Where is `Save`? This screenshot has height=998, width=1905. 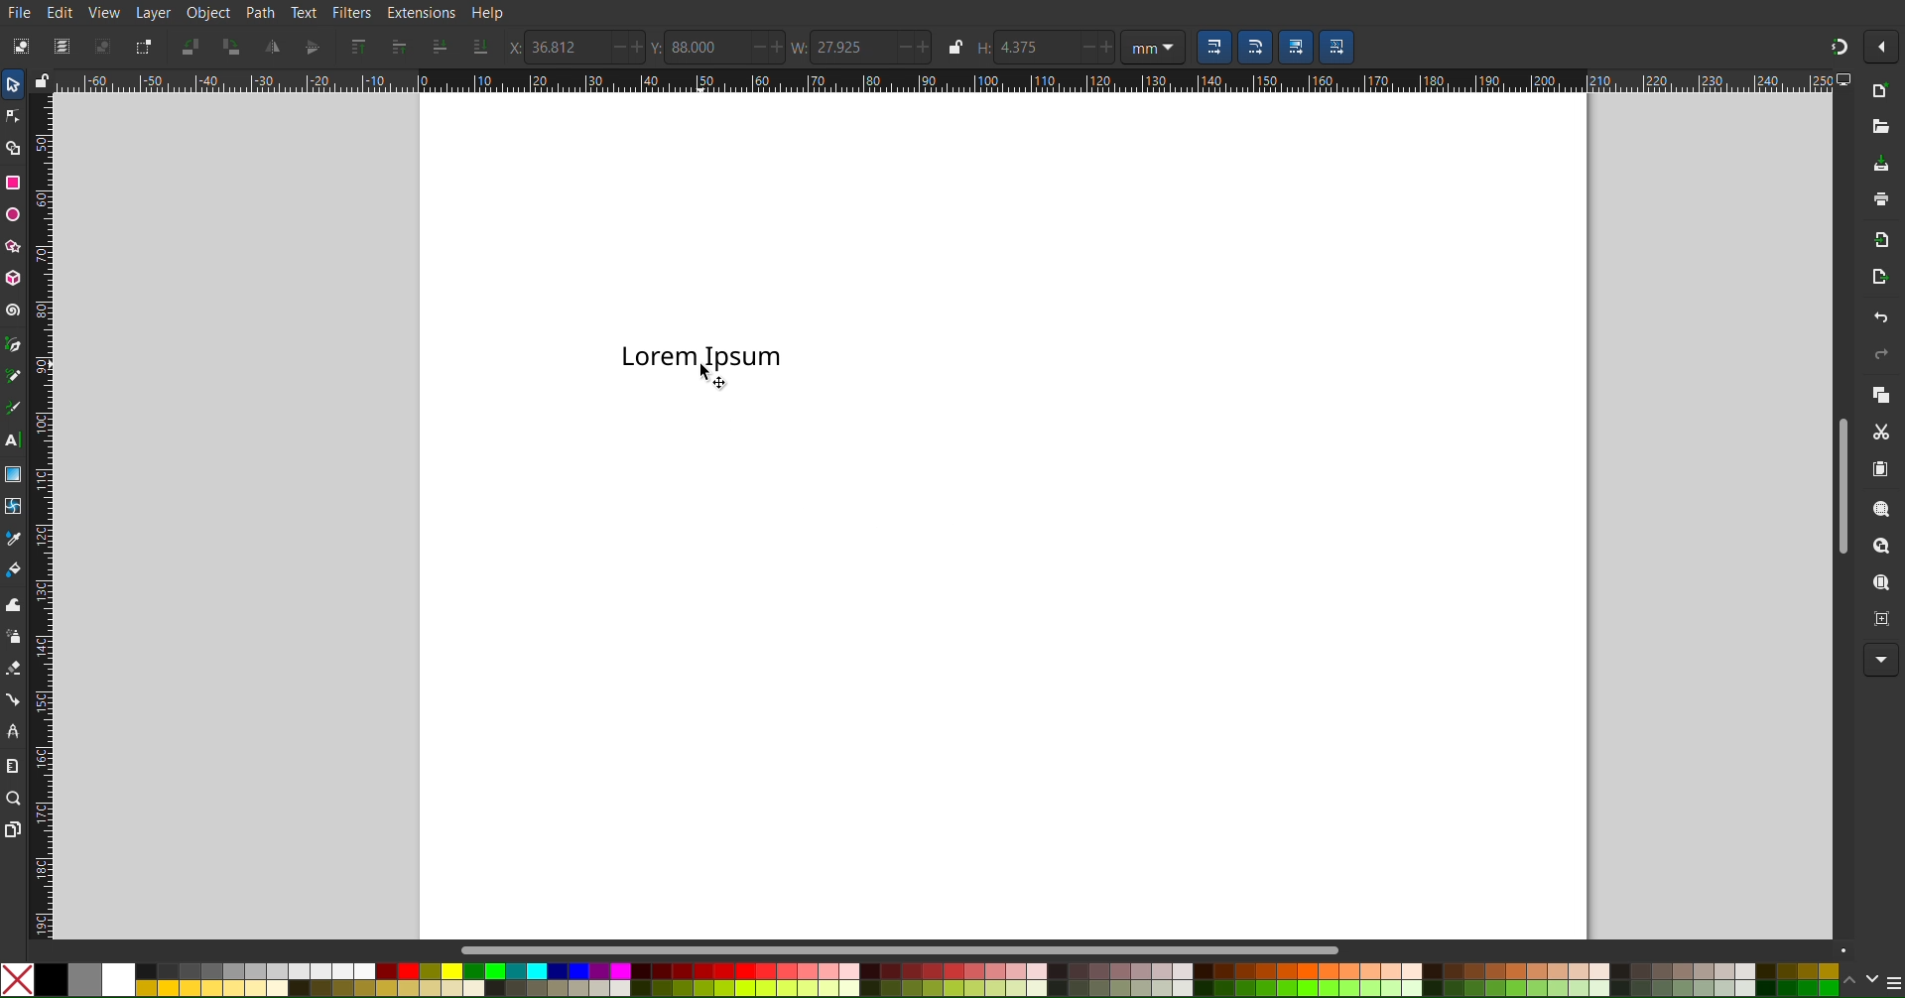 Save is located at coordinates (1881, 166).